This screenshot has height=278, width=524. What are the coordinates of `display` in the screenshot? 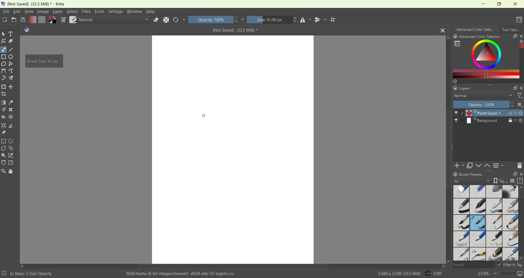 It's located at (512, 181).